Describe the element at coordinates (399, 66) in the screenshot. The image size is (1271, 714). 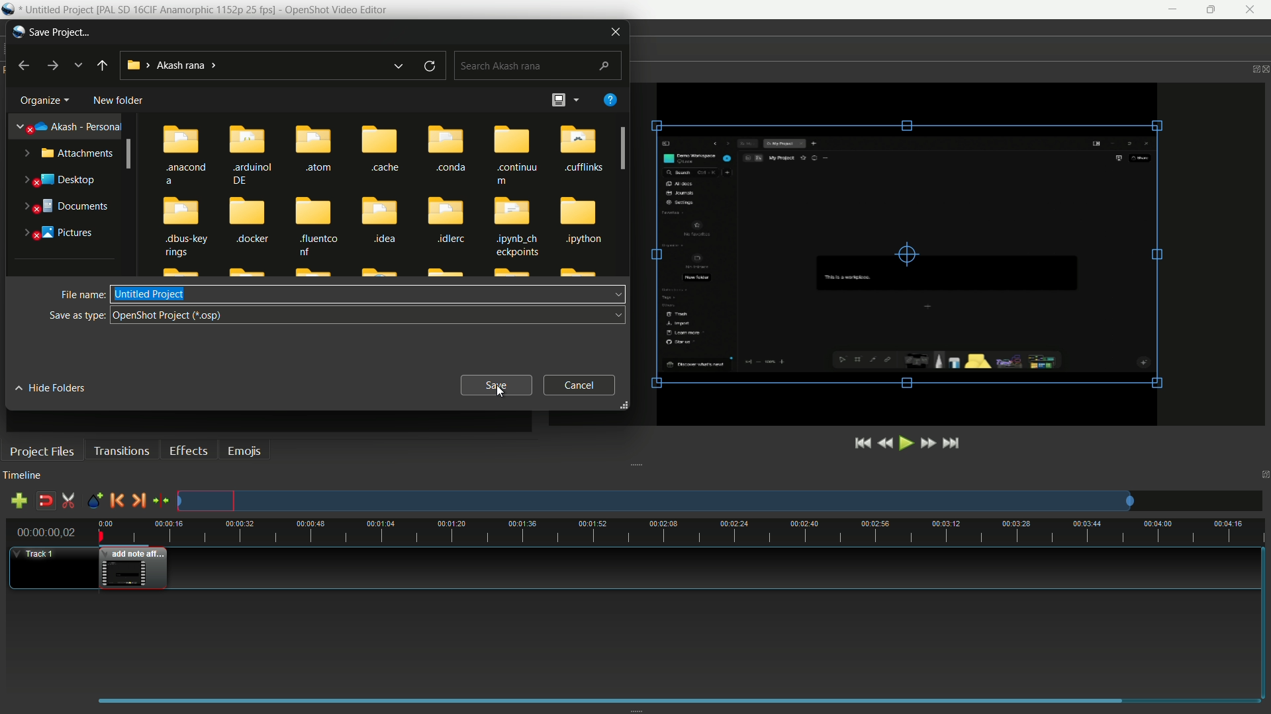
I see `previous location` at that location.